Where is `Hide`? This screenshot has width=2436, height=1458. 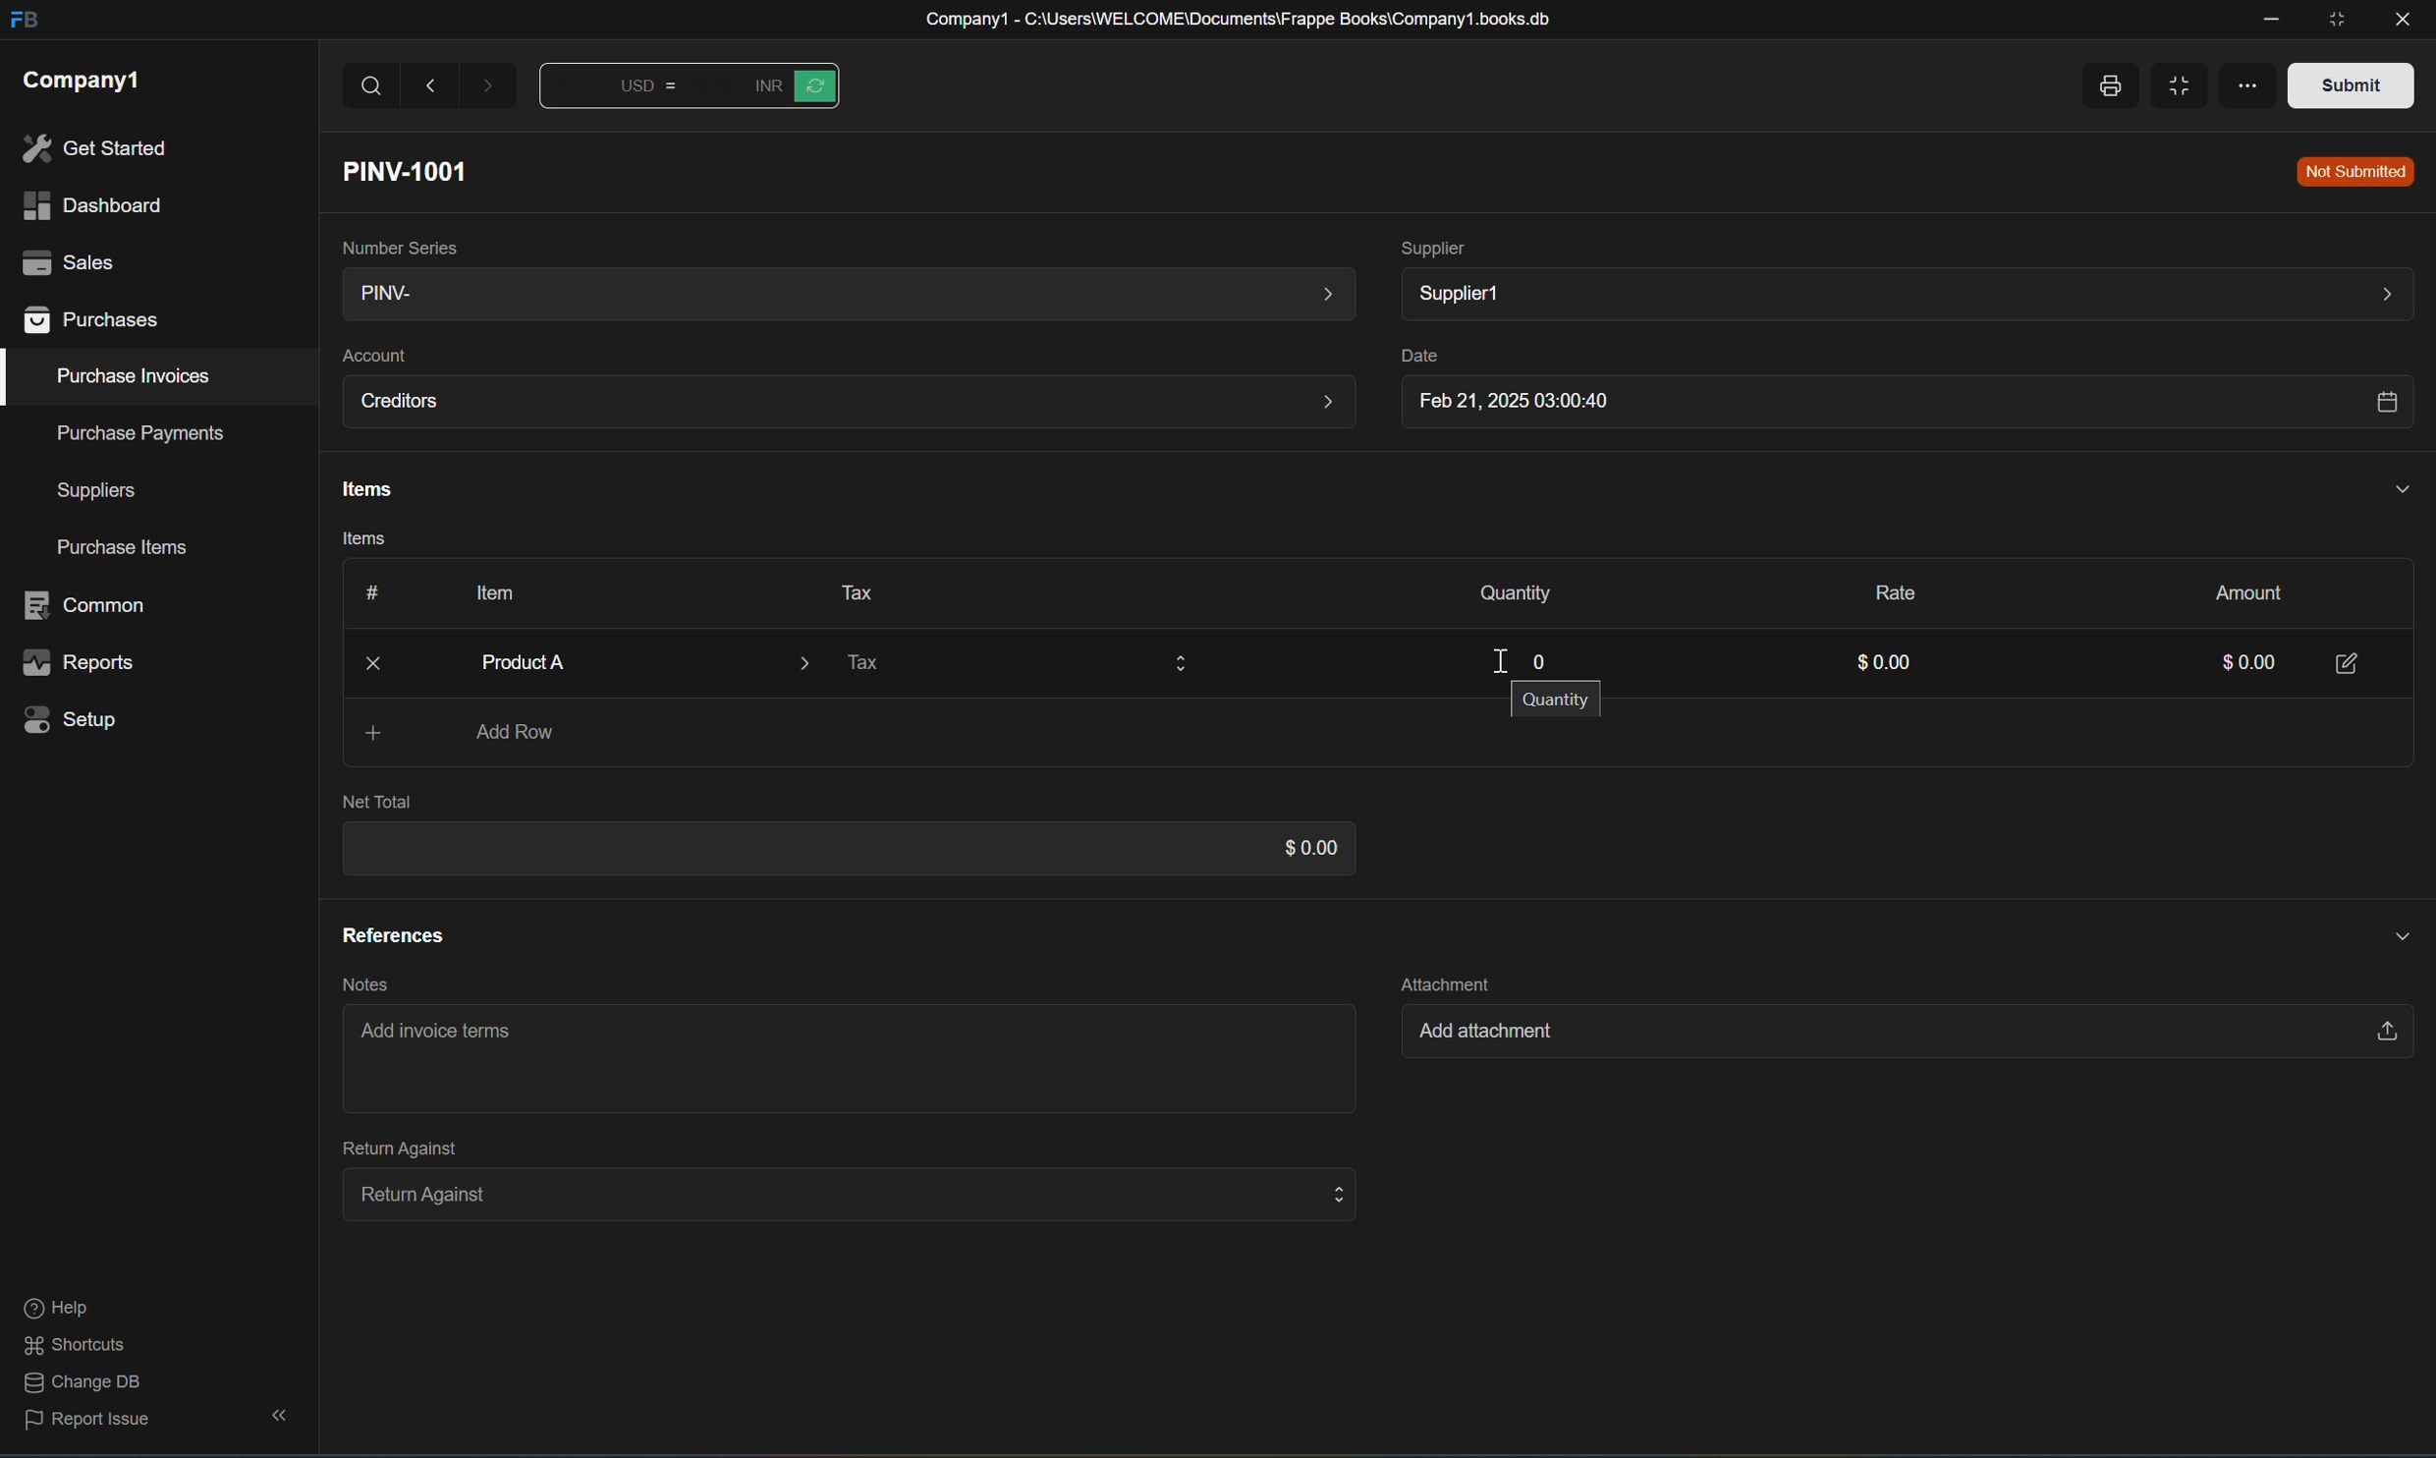
Hide is located at coordinates (2389, 932).